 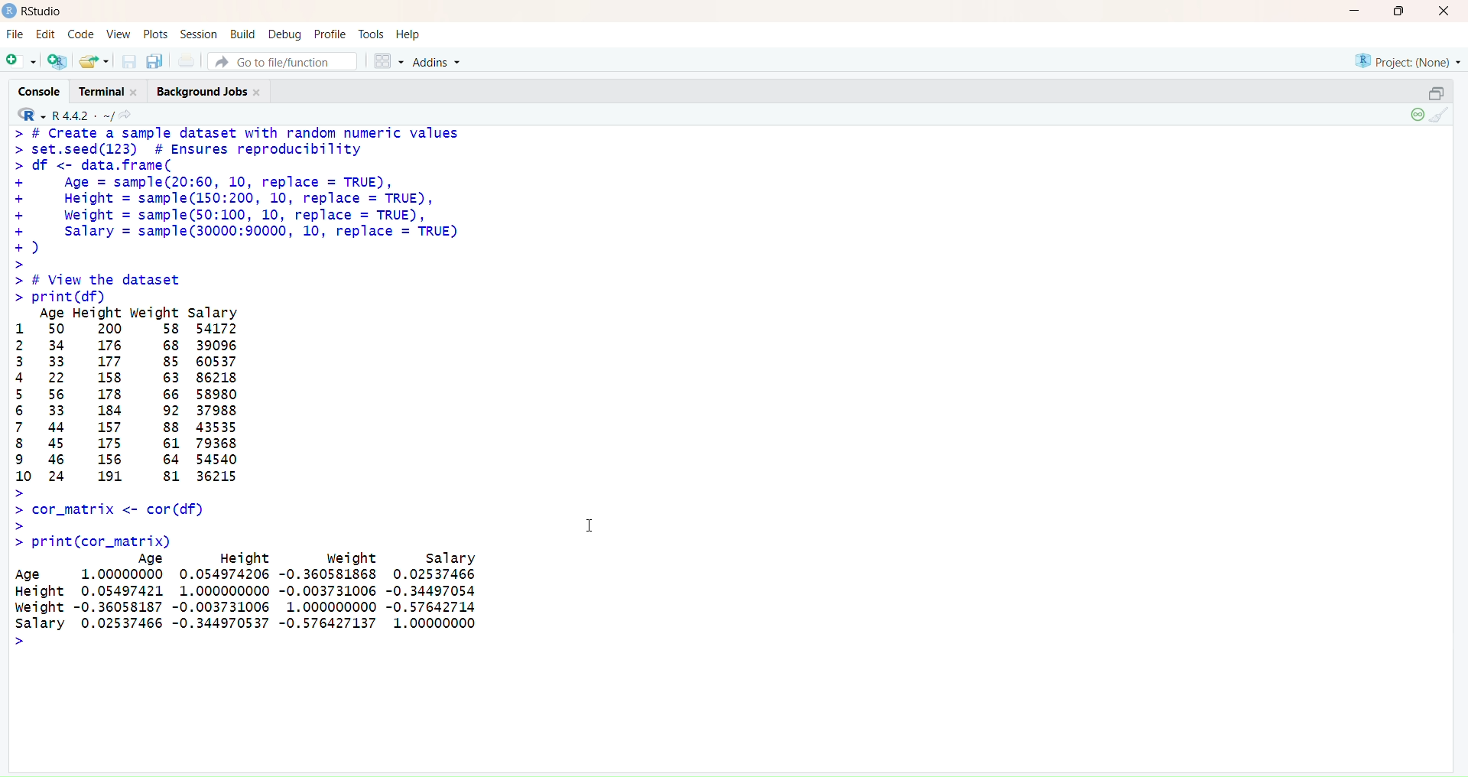 I want to click on R442/ ~/, so click(x=84, y=114).